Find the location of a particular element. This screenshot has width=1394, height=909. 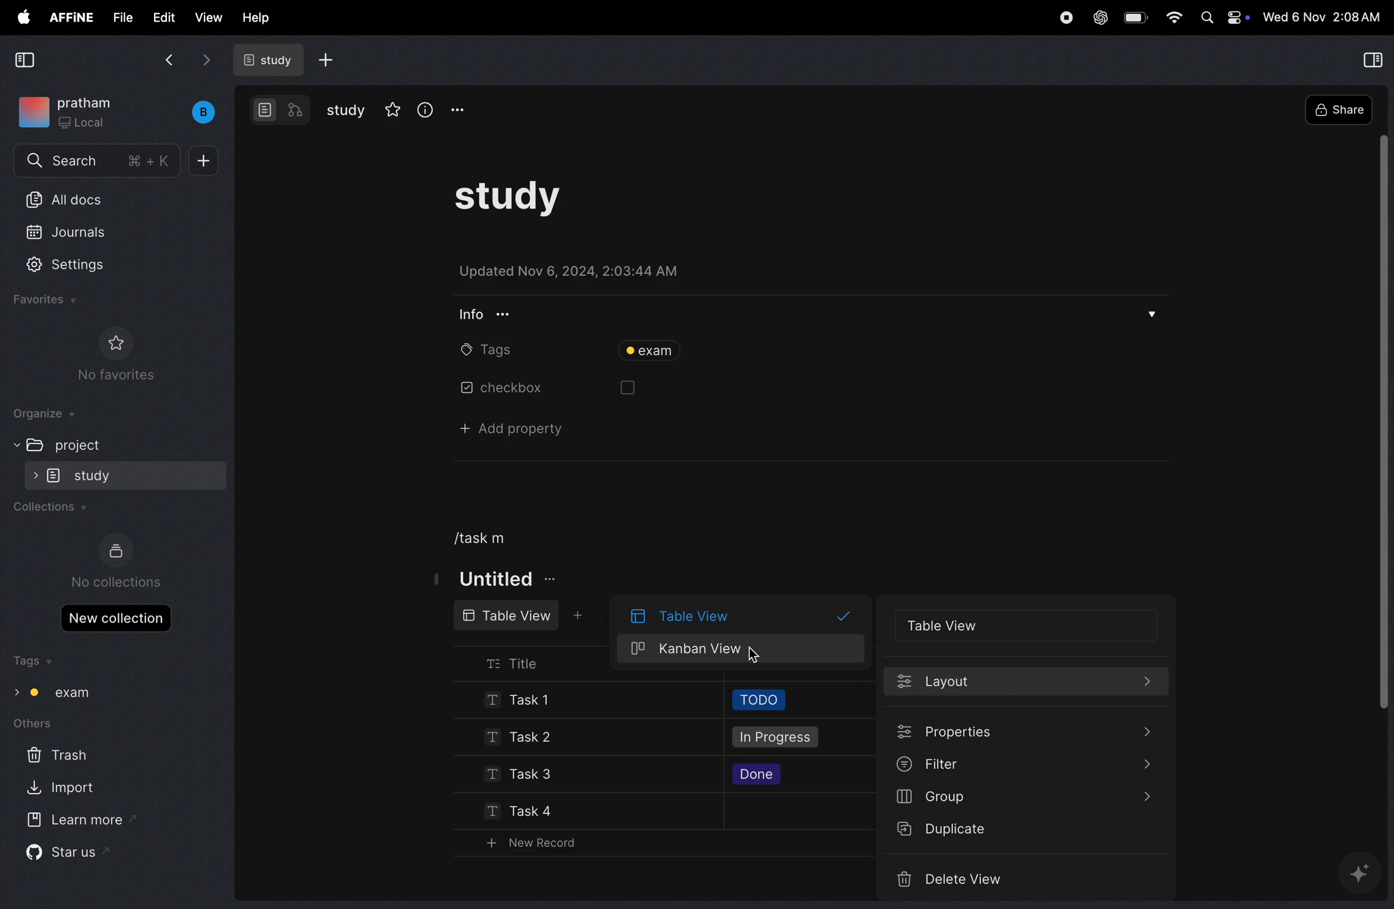

tags is located at coordinates (39, 659).